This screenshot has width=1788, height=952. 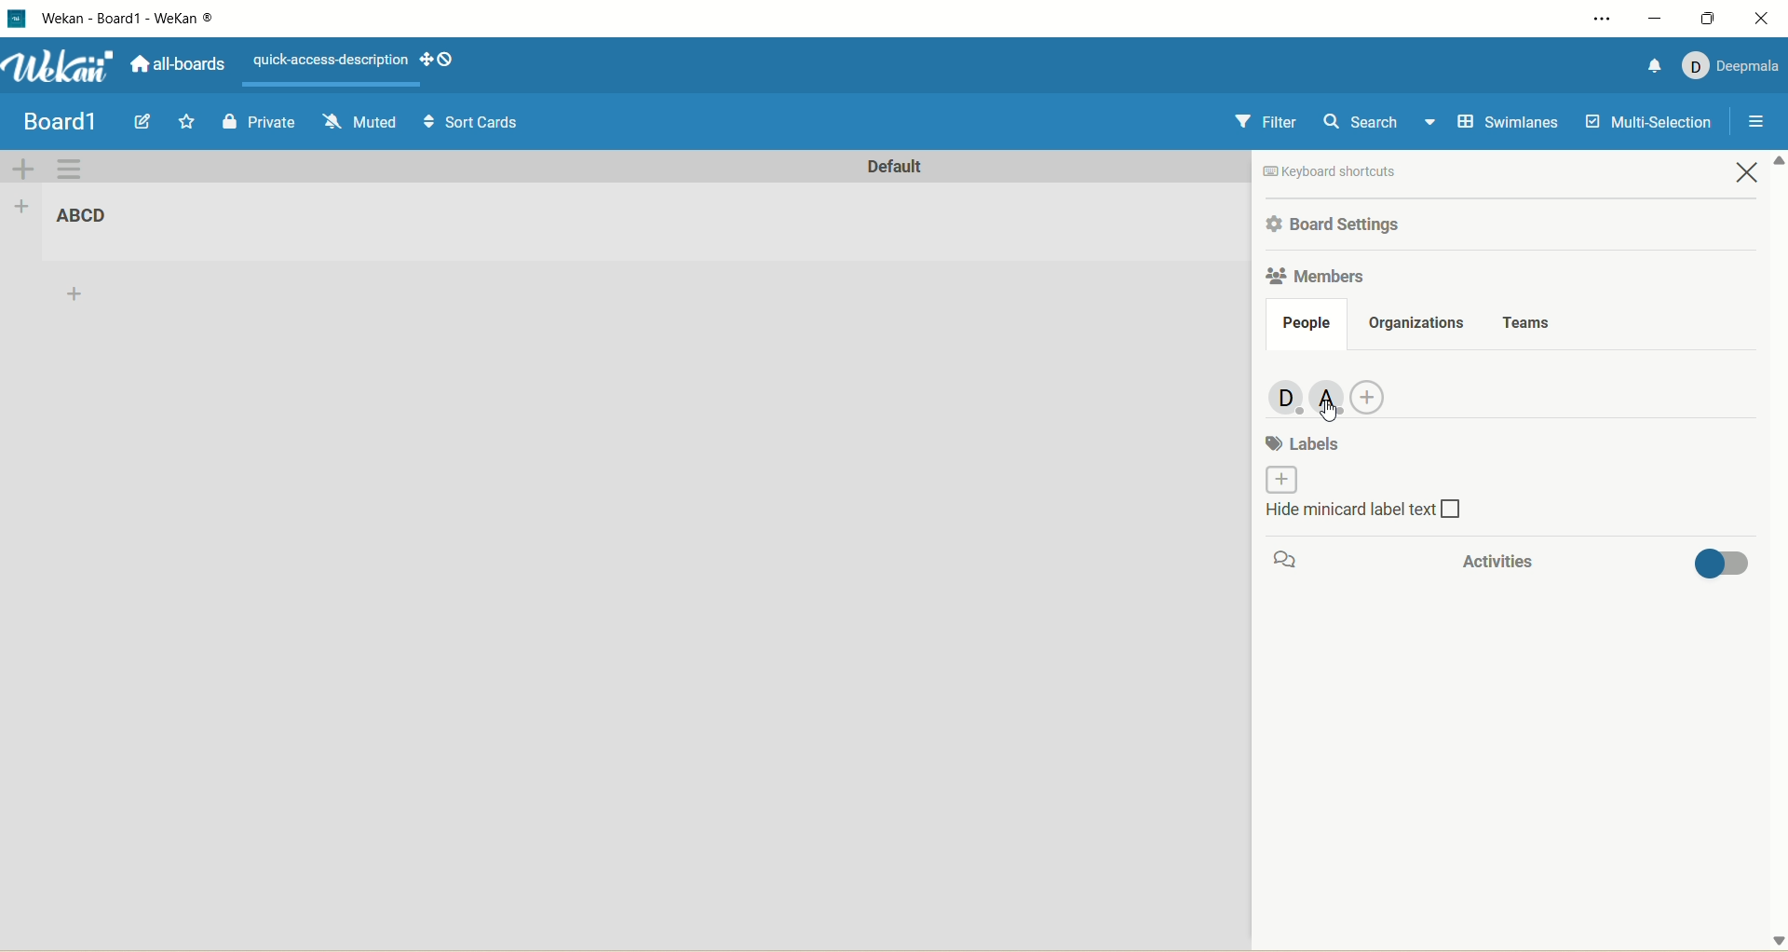 I want to click on Start, so click(x=189, y=121).